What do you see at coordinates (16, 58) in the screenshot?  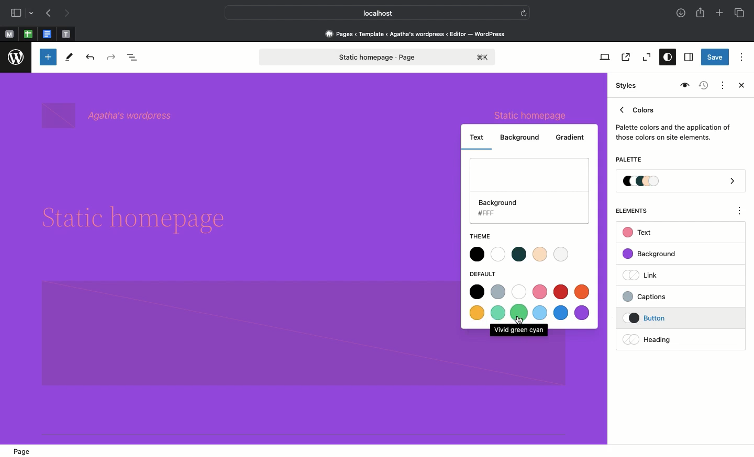 I see `wordpress` at bounding box center [16, 58].